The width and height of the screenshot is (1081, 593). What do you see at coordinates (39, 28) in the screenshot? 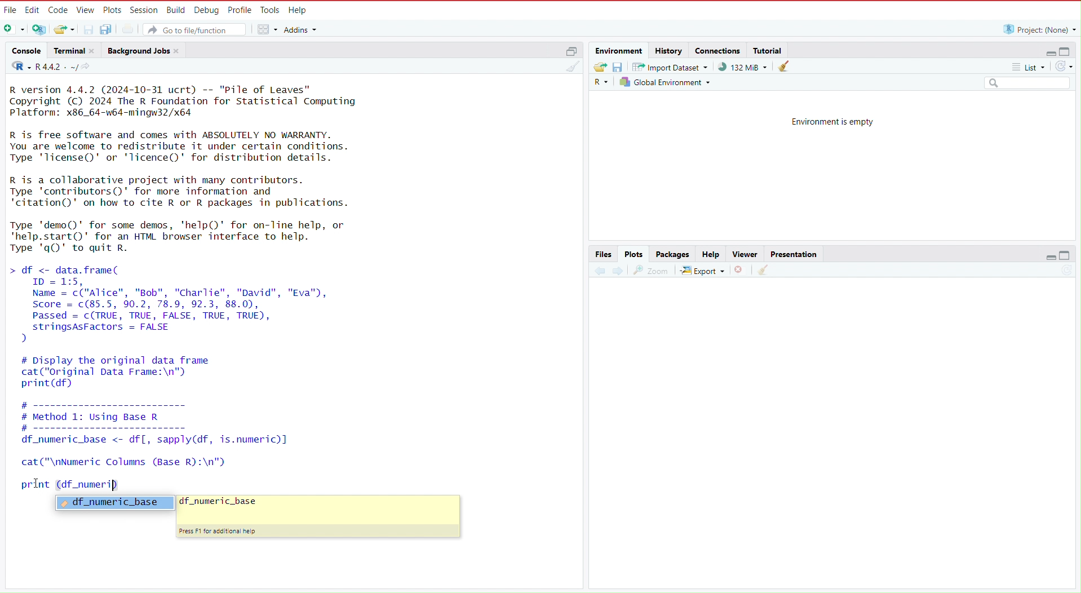
I see `create a project` at bounding box center [39, 28].